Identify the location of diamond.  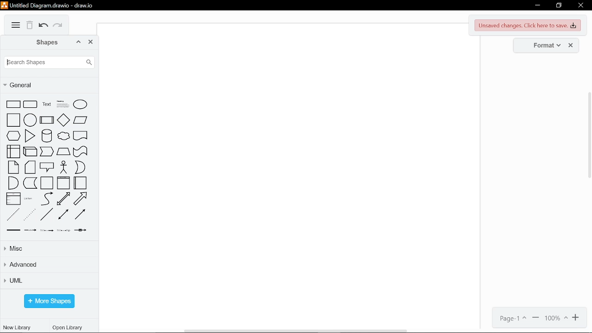
(63, 120).